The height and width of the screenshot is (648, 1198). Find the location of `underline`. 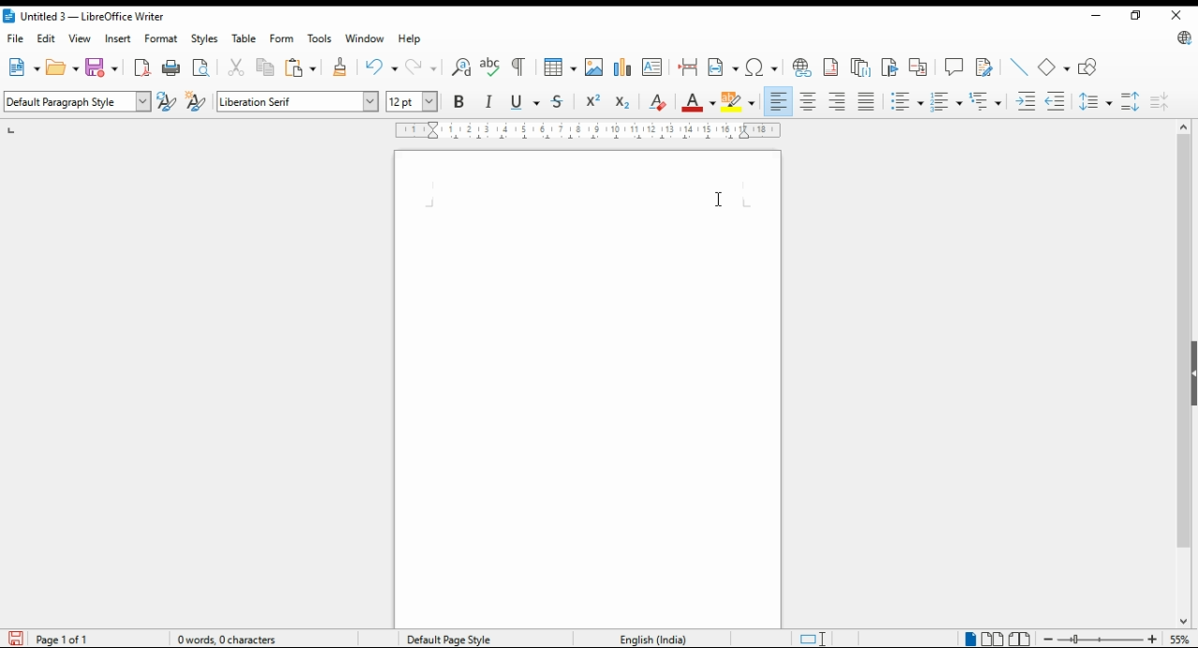

underline is located at coordinates (525, 102).